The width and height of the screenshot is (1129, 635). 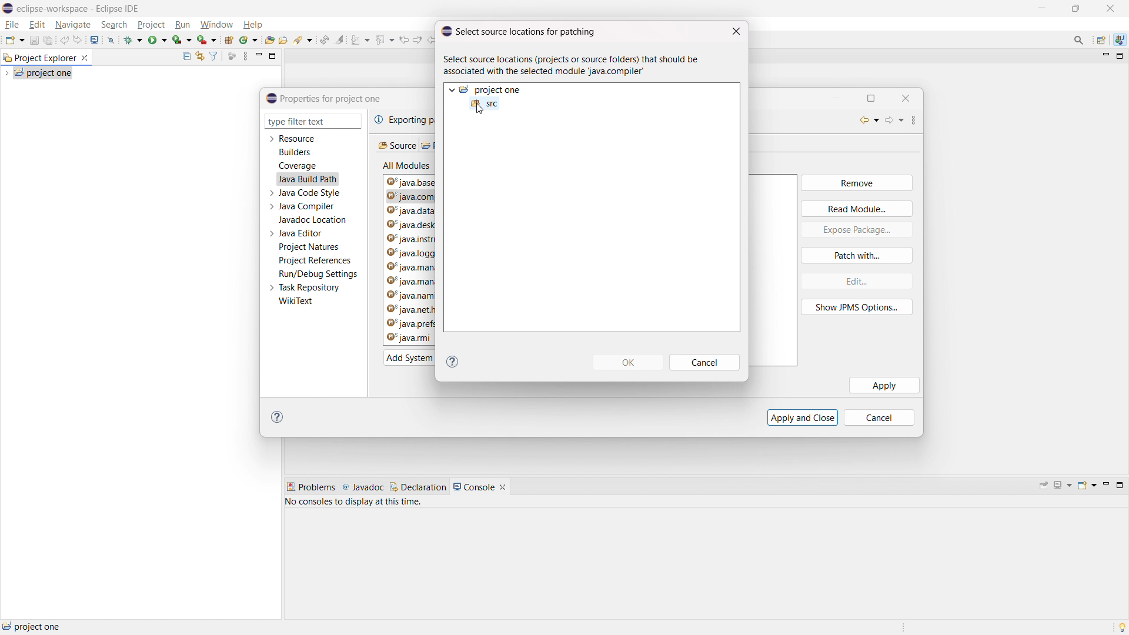 I want to click on project one, so click(x=32, y=626).